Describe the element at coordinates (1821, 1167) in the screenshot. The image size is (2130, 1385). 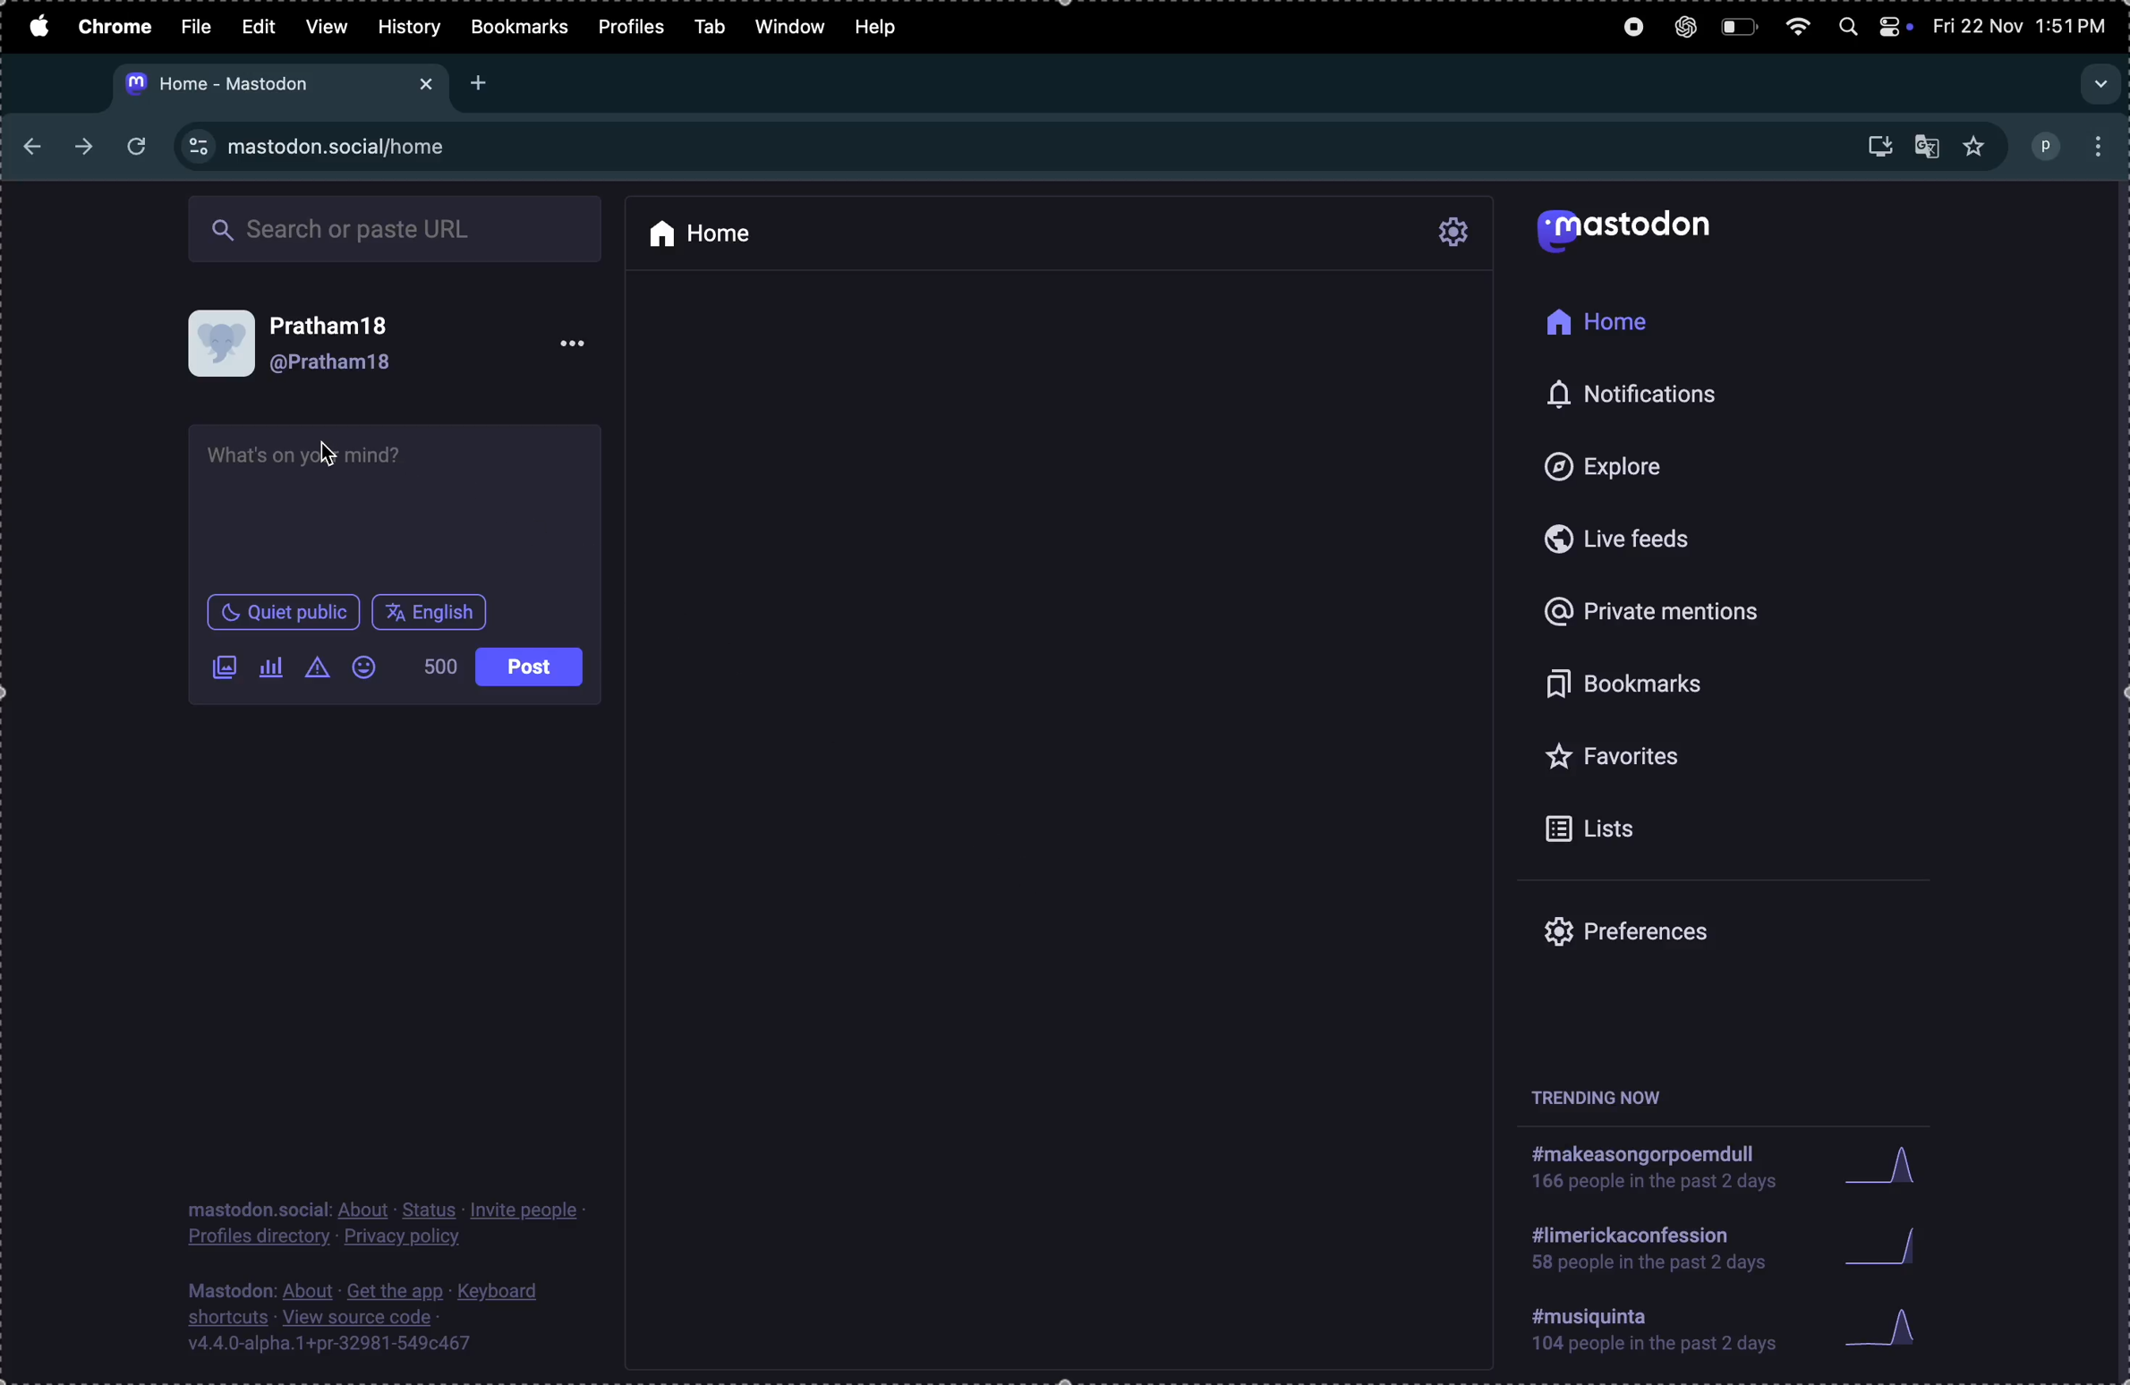
I see `graphs` at that location.